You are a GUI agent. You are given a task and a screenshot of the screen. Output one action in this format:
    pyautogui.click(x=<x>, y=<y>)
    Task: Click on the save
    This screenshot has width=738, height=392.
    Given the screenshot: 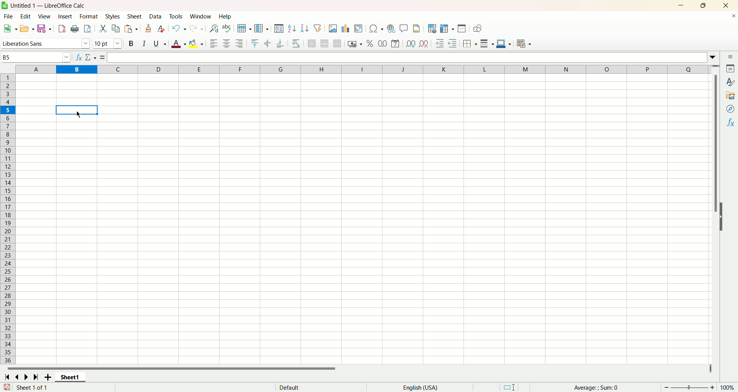 What is the action you would take?
    pyautogui.click(x=44, y=29)
    